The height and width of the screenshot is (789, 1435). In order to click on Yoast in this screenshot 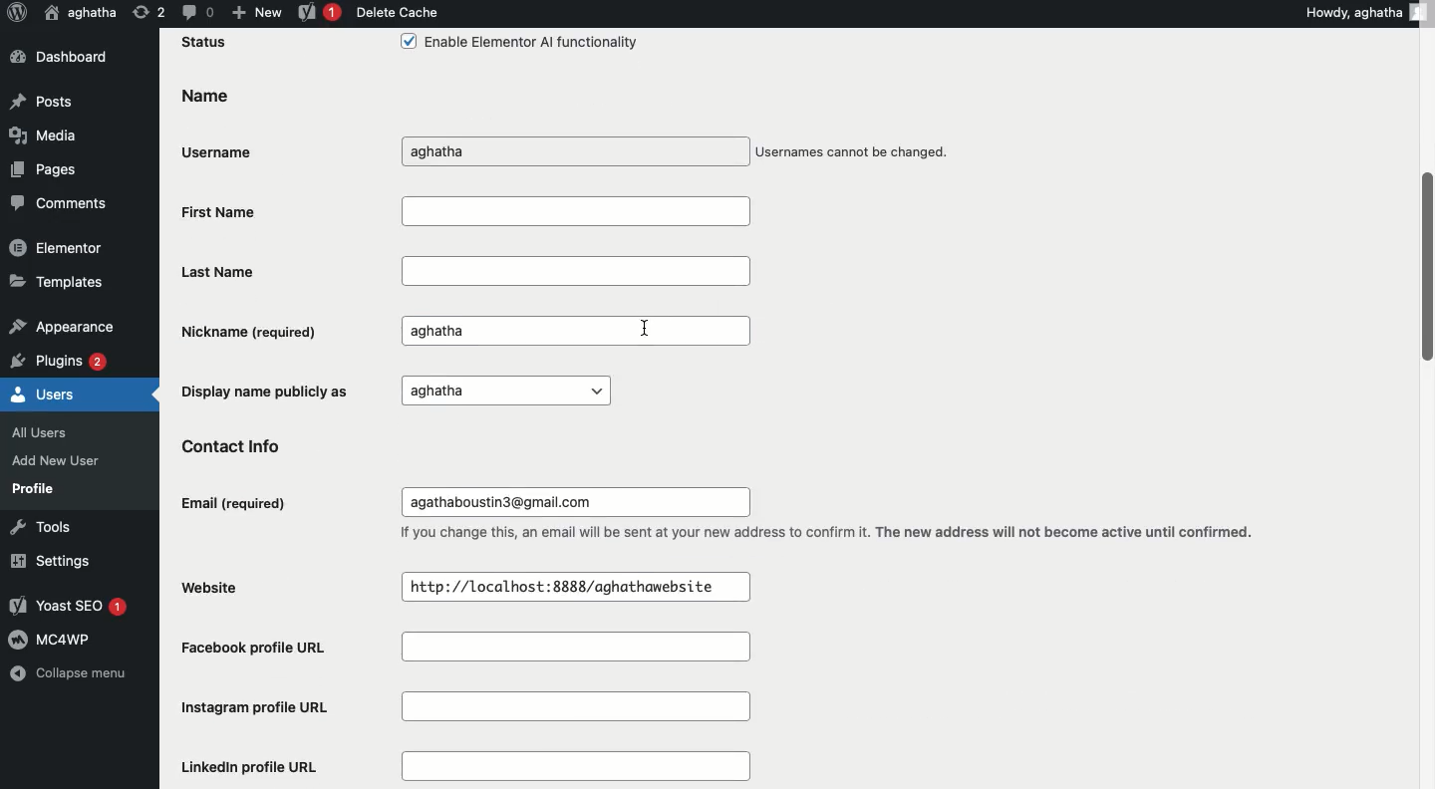, I will do `click(320, 14)`.